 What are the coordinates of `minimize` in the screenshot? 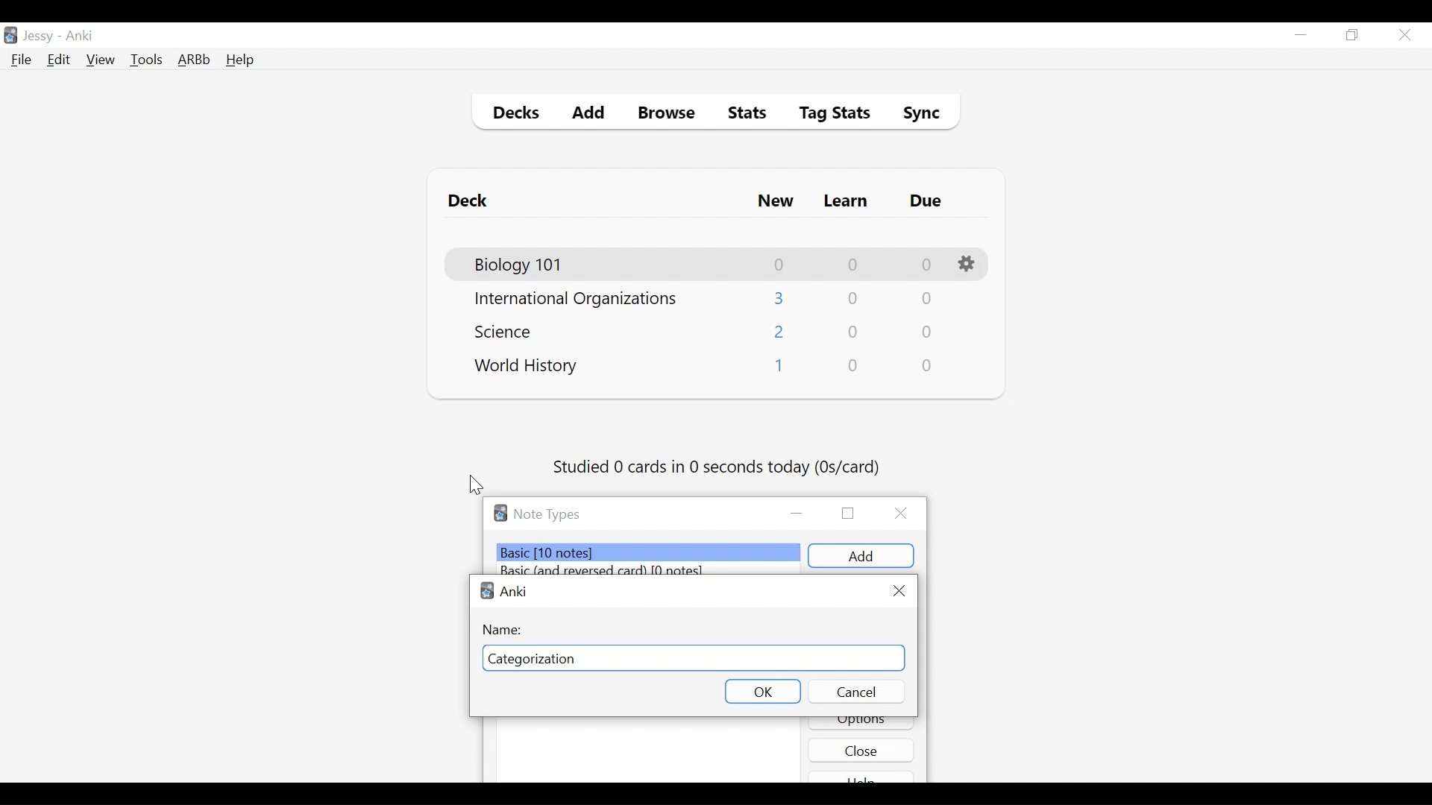 It's located at (1300, 36).